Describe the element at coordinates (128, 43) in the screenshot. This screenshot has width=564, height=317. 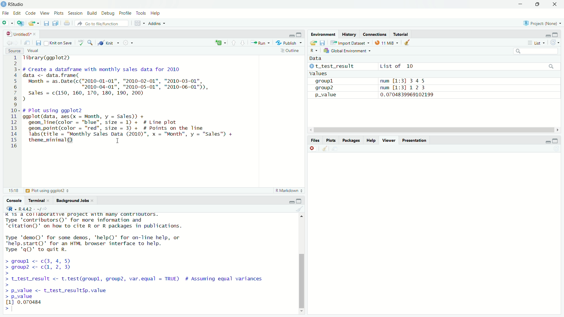
I see `settings` at that location.